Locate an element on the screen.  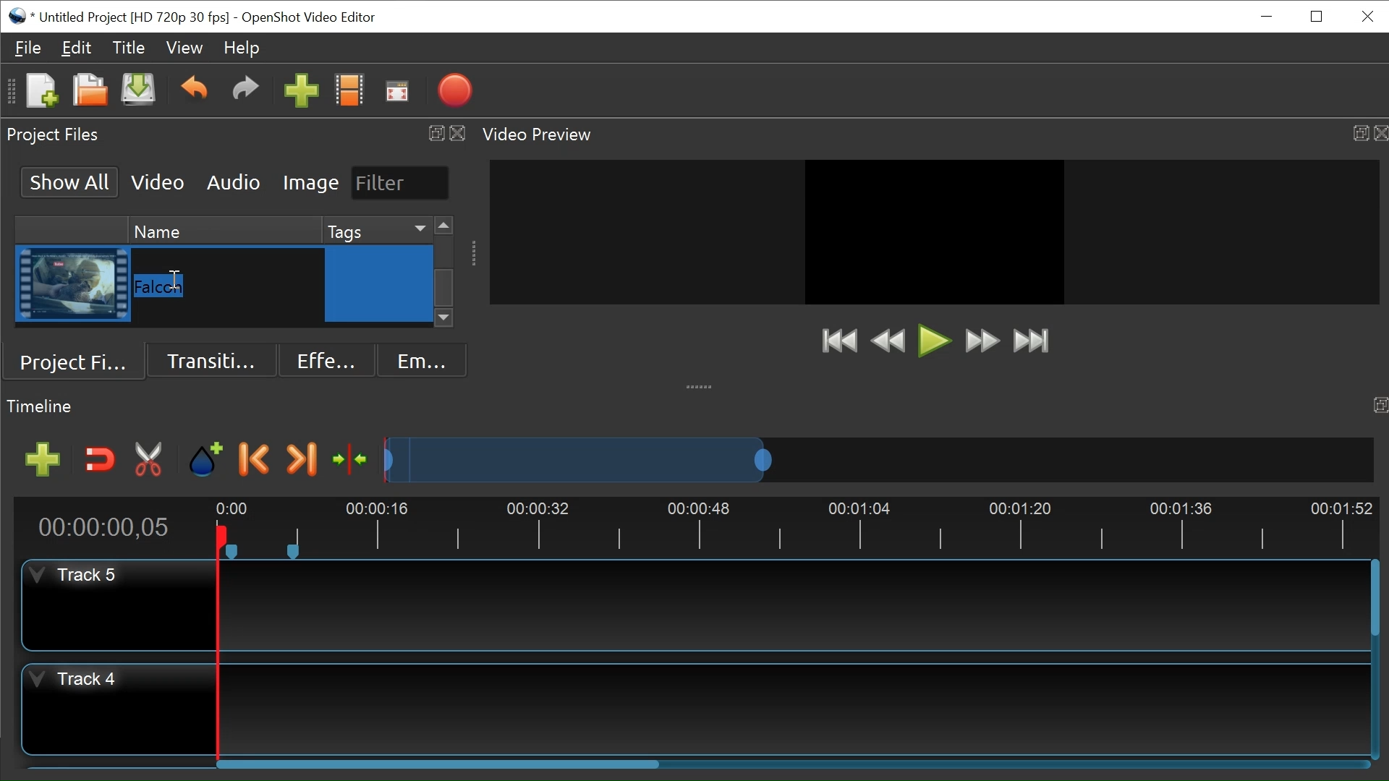
Fullscreen is located at coordinates (397, 91).